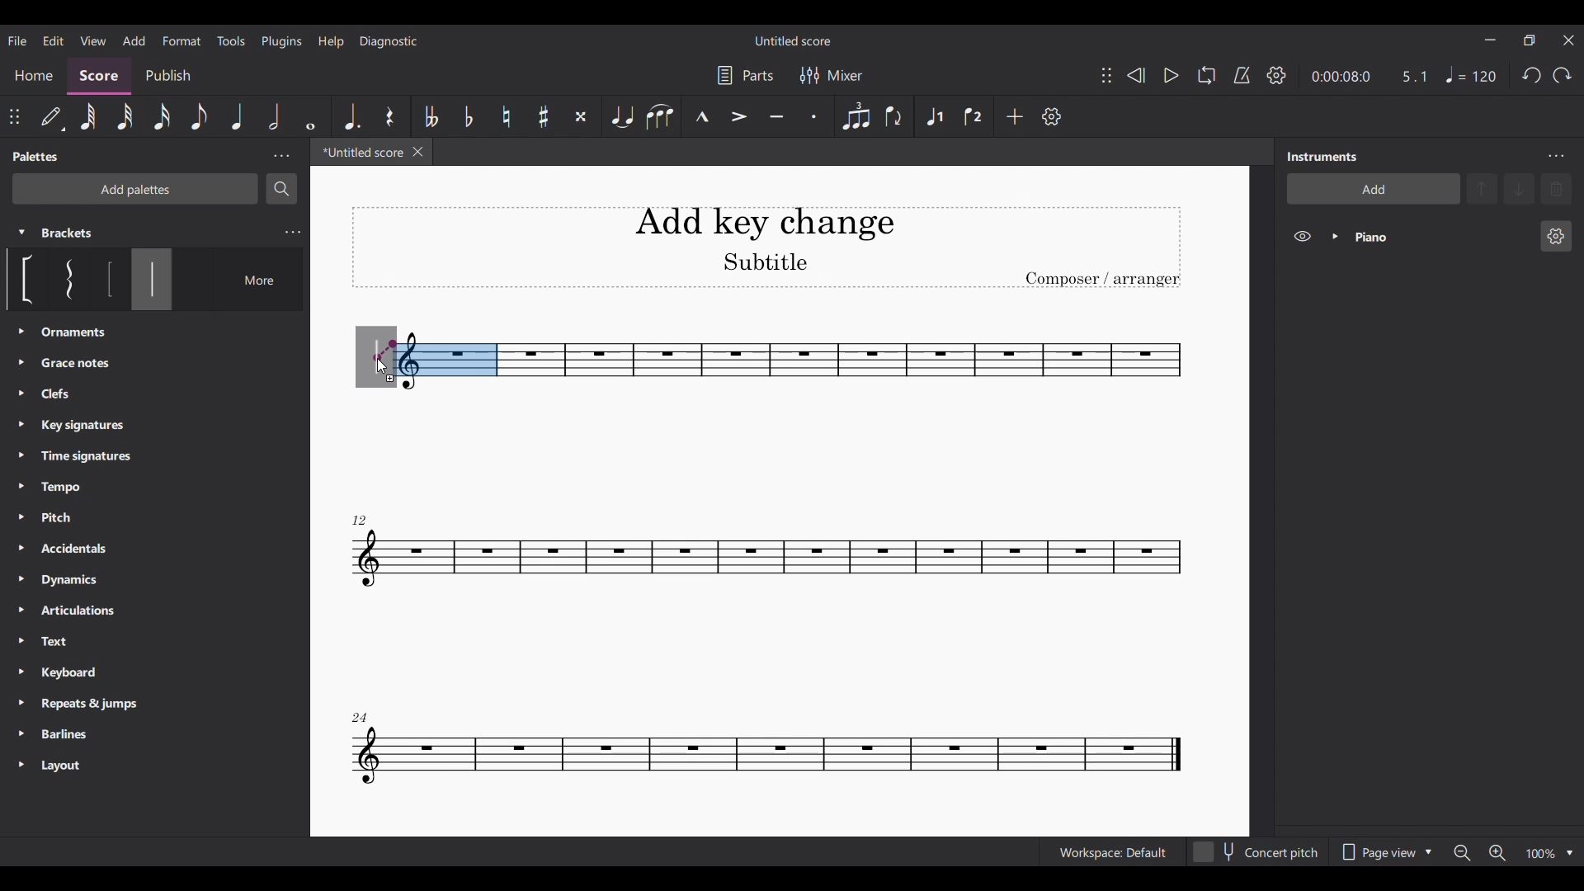 The image size is (1584, 891). What do you see at coordinates (89, 117) in the screenshot?
I see `64th note` at bounding box center [89, 117].